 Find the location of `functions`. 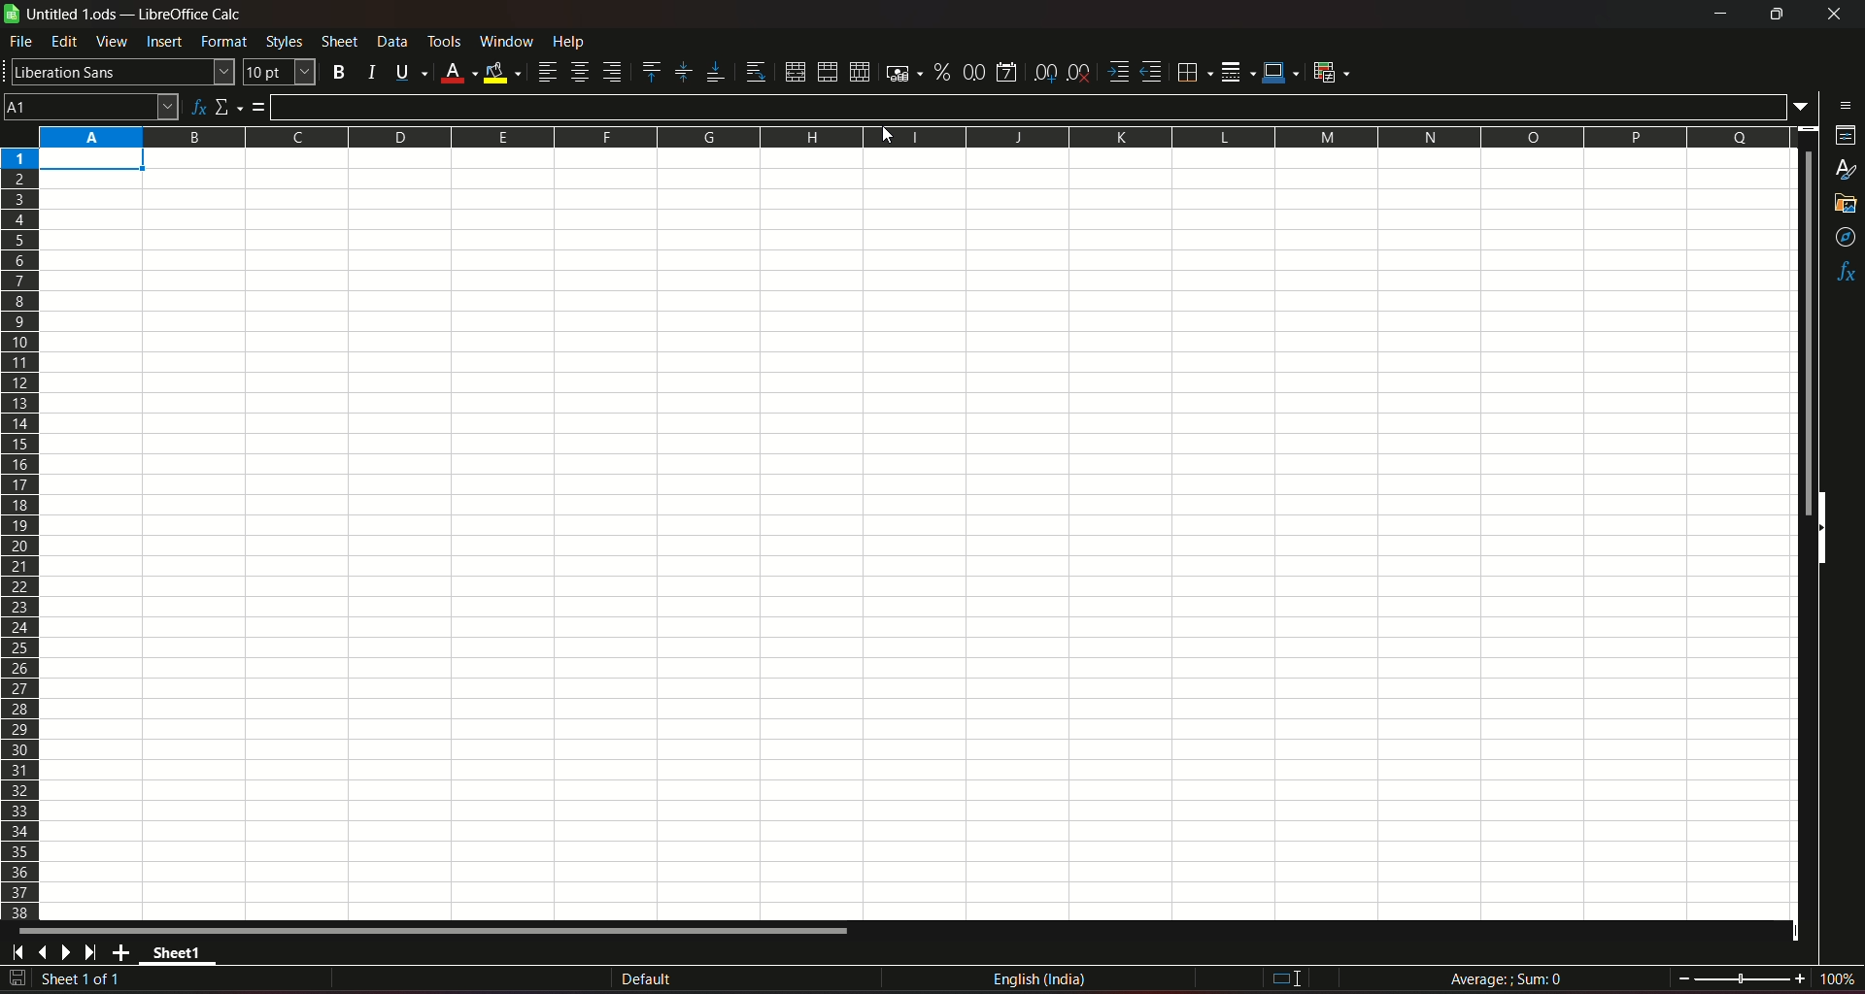

functions is located at coordinates (1844, 273).